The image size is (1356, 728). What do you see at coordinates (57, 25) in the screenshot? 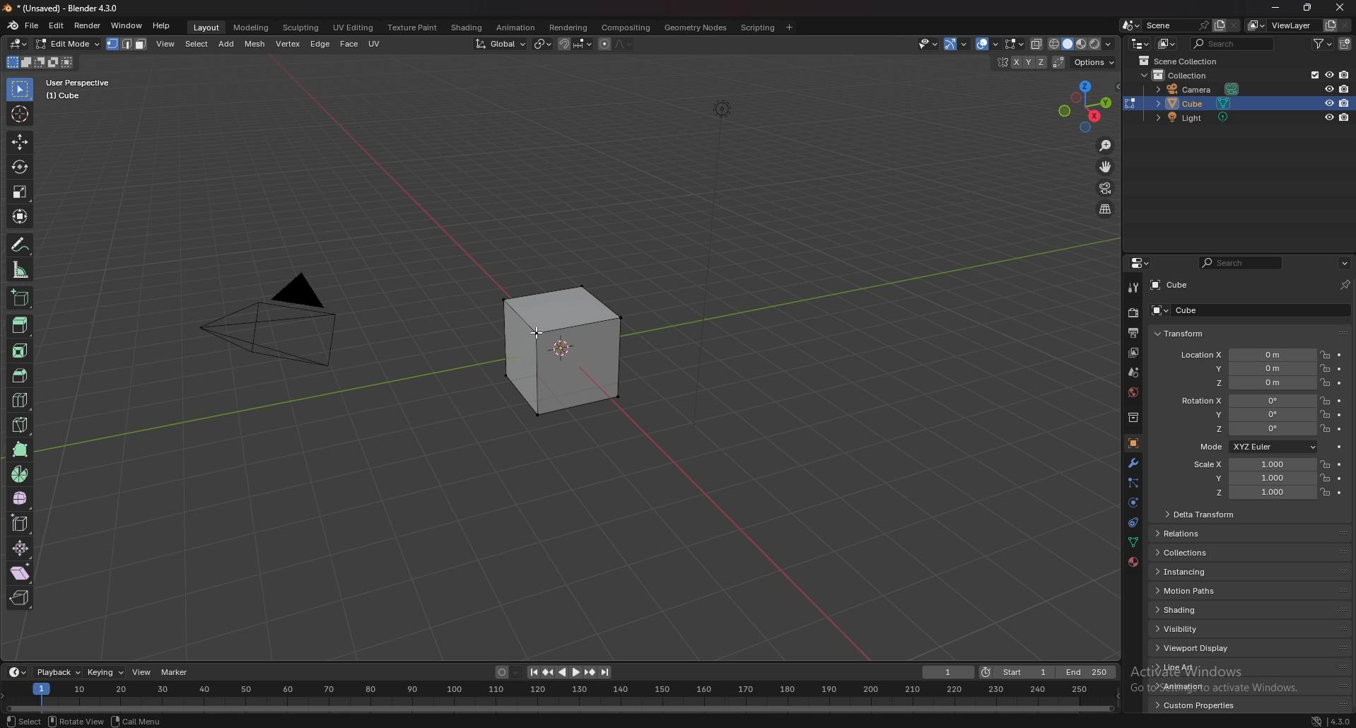
I see `edit` at bounding box center [57, 25].